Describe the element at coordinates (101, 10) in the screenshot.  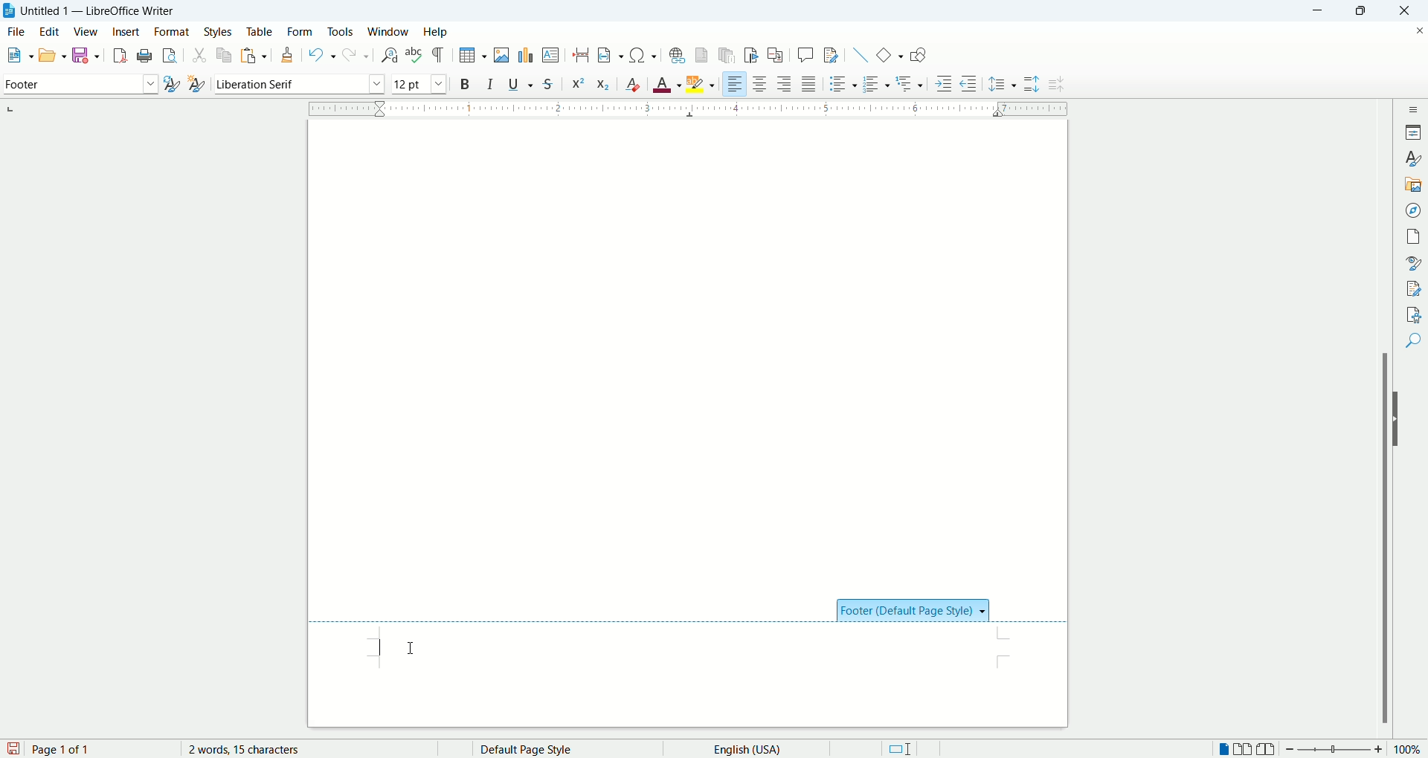
I see `Untitled 1 - LibreOffice Writer` at that location.